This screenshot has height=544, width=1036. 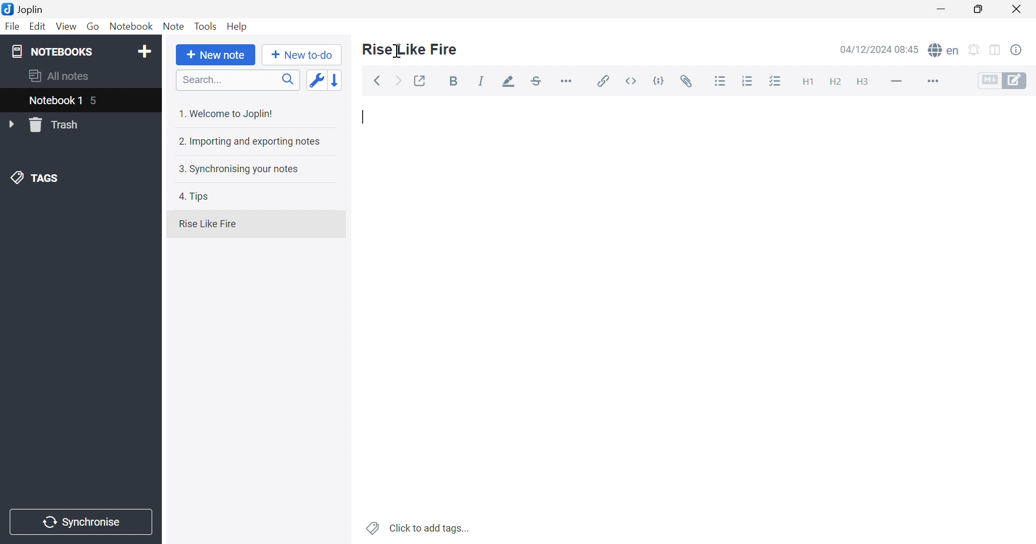 I want to click on Close, so click(x=1018, y=8).